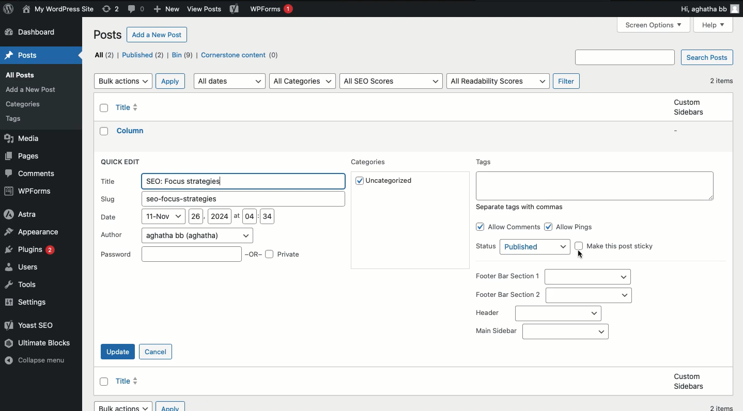 Image resolution: width=743 pixels, height=411 pixels. What do you see at coordinates (515, 227) in the screenshot?
I see `Allow comments` at bounding box center [515, 227].